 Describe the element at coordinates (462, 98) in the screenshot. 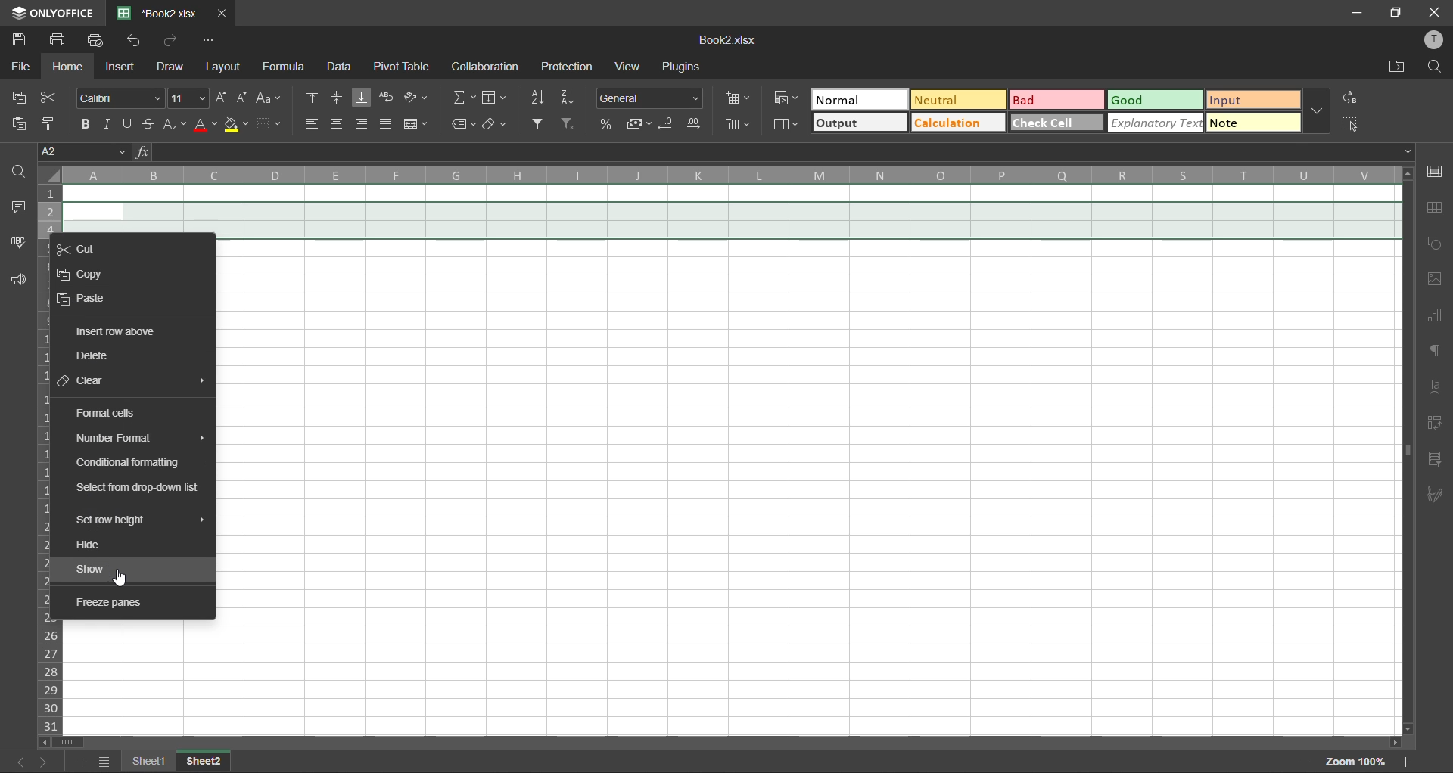

I see `summation` at that location.